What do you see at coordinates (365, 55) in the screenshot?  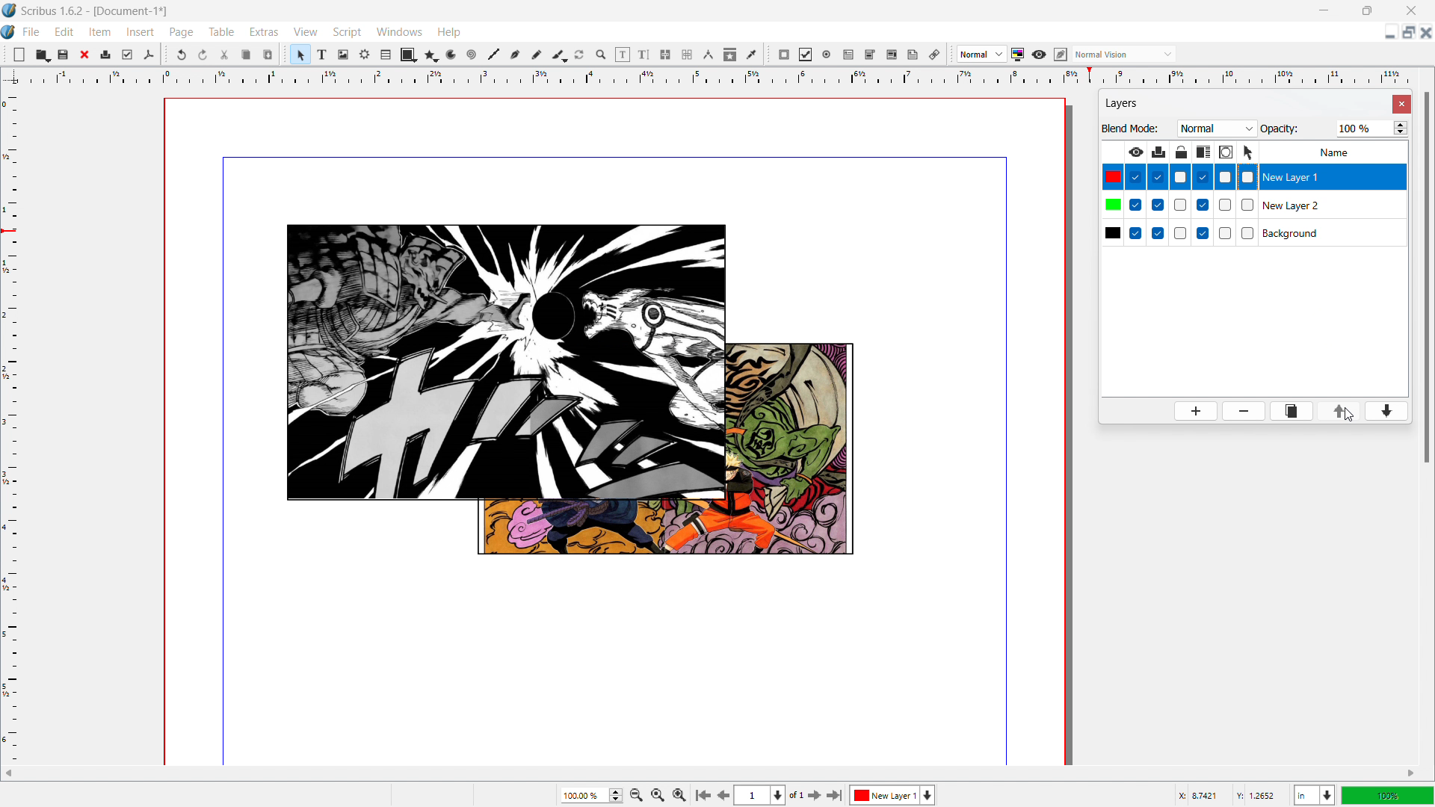 I see `render frame` at bounding box center [365, 55].